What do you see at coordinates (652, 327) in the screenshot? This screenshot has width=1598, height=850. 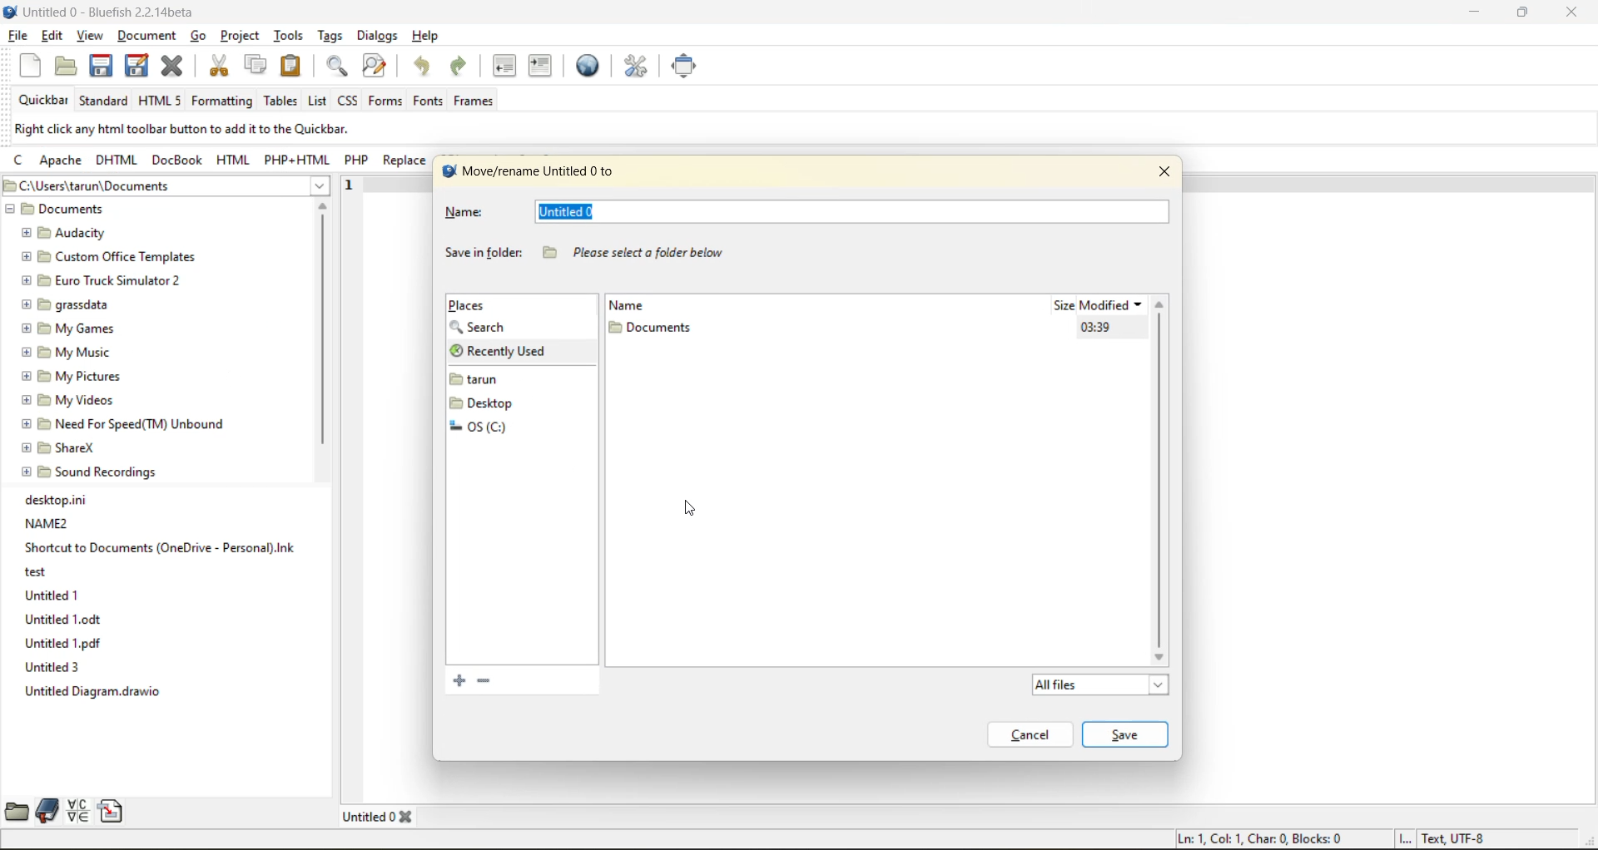 I see `folder name` at bounding box center [652, 327].